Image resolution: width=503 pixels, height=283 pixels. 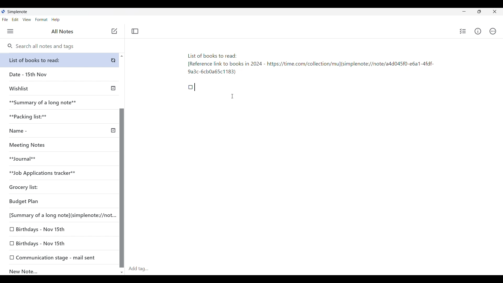 What do you see at coordinates (58, 159) in the screenshot?
I see `**Journal**` at bounding box center [58, 159].